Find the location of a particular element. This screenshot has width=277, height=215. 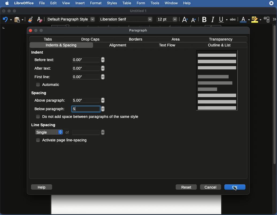

Paragraph is located at coordinates (139, 30).